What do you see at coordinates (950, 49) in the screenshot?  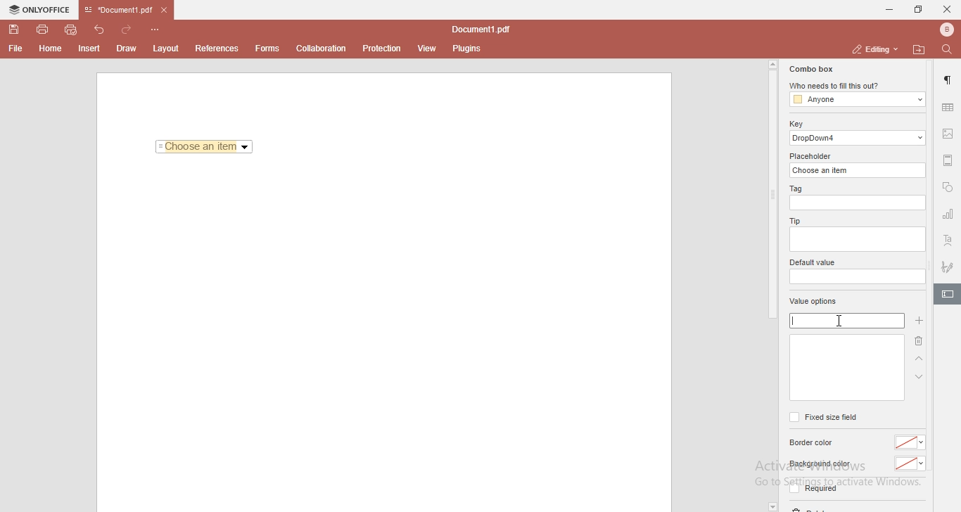 I see `find` at bounding box center [950, 49].